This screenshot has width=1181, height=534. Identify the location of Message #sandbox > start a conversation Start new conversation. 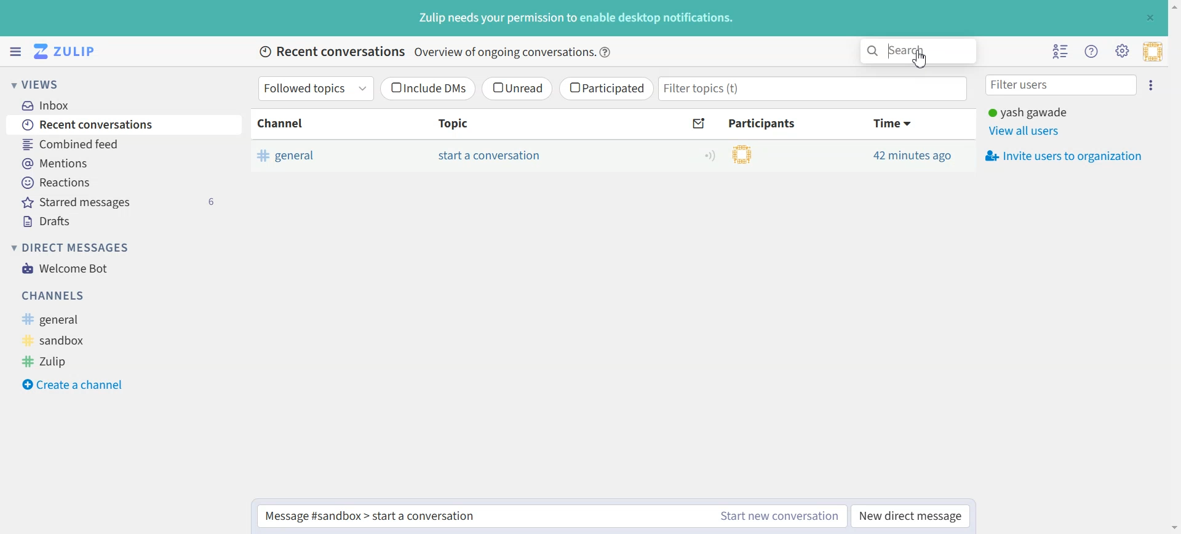
(551, 516).